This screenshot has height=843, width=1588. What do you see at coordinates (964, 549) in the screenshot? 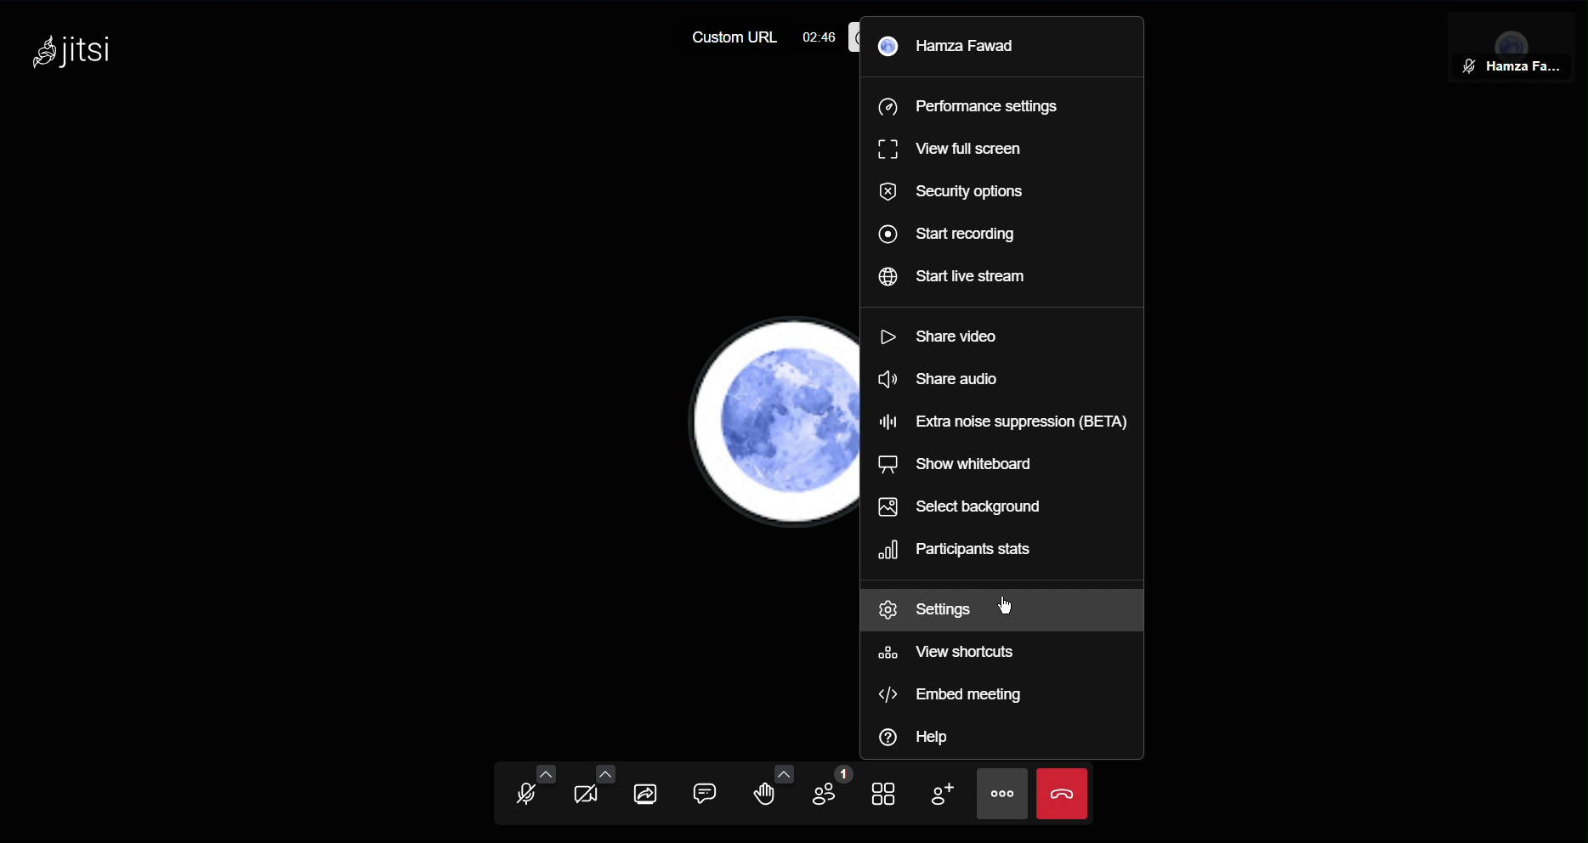
I see `Participants stats` at bounding box center [964, 549].